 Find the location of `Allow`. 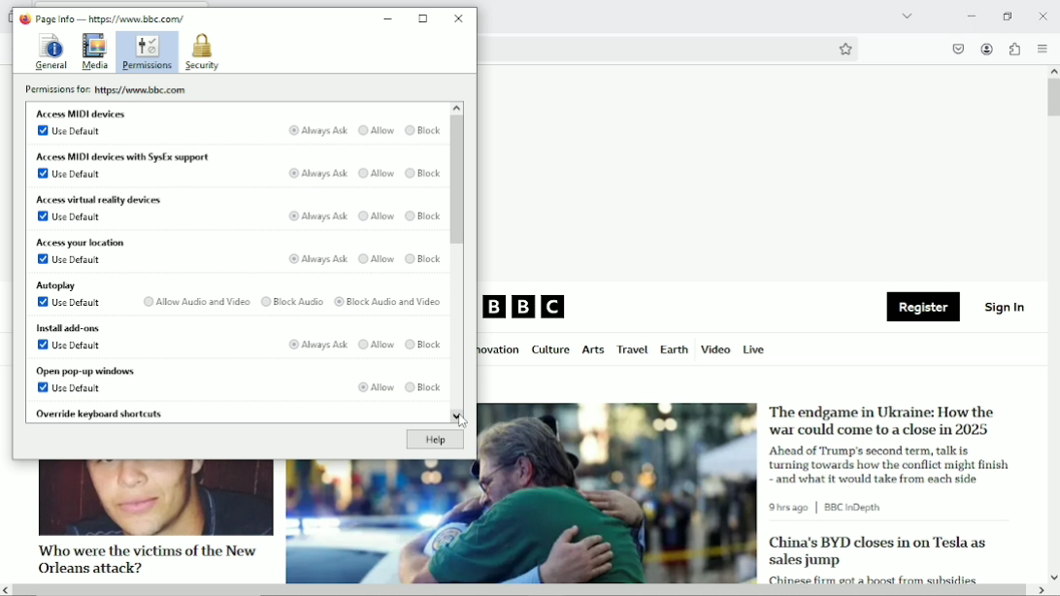

Allow is located at coordinates (376, 345).